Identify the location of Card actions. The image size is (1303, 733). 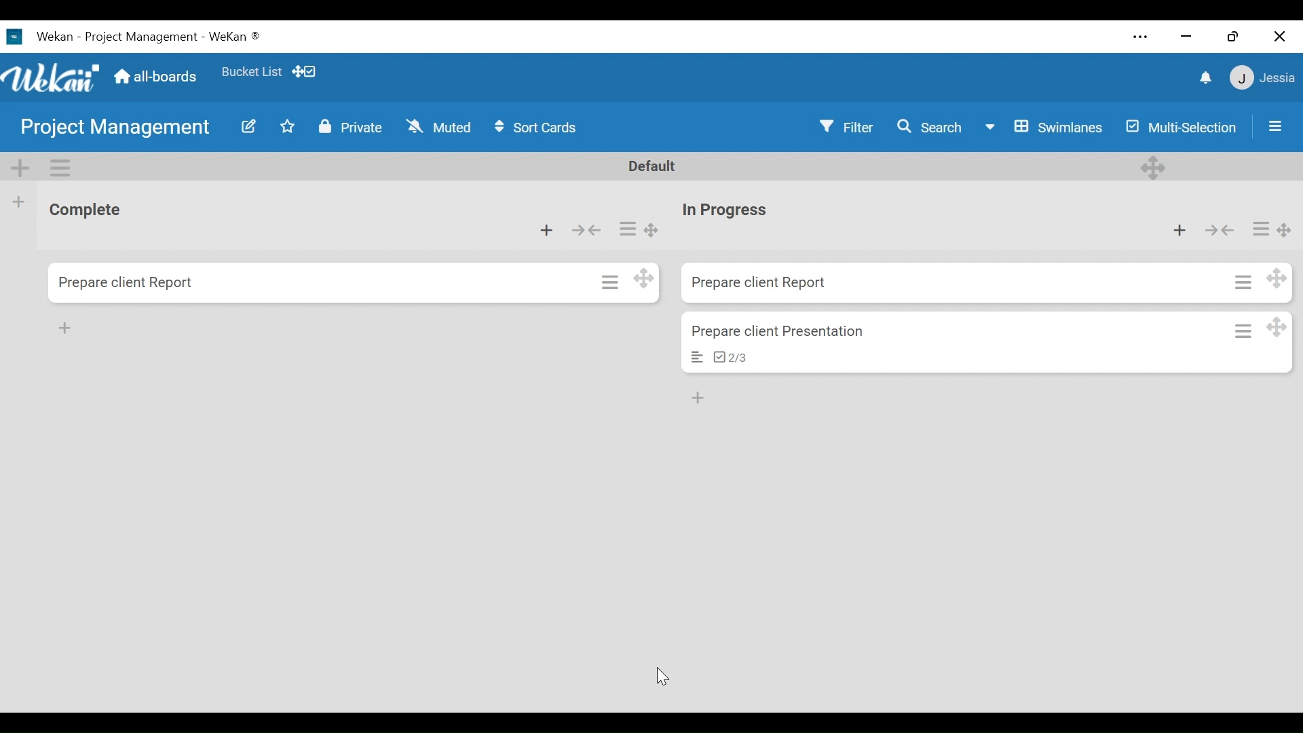
(1258, 229).